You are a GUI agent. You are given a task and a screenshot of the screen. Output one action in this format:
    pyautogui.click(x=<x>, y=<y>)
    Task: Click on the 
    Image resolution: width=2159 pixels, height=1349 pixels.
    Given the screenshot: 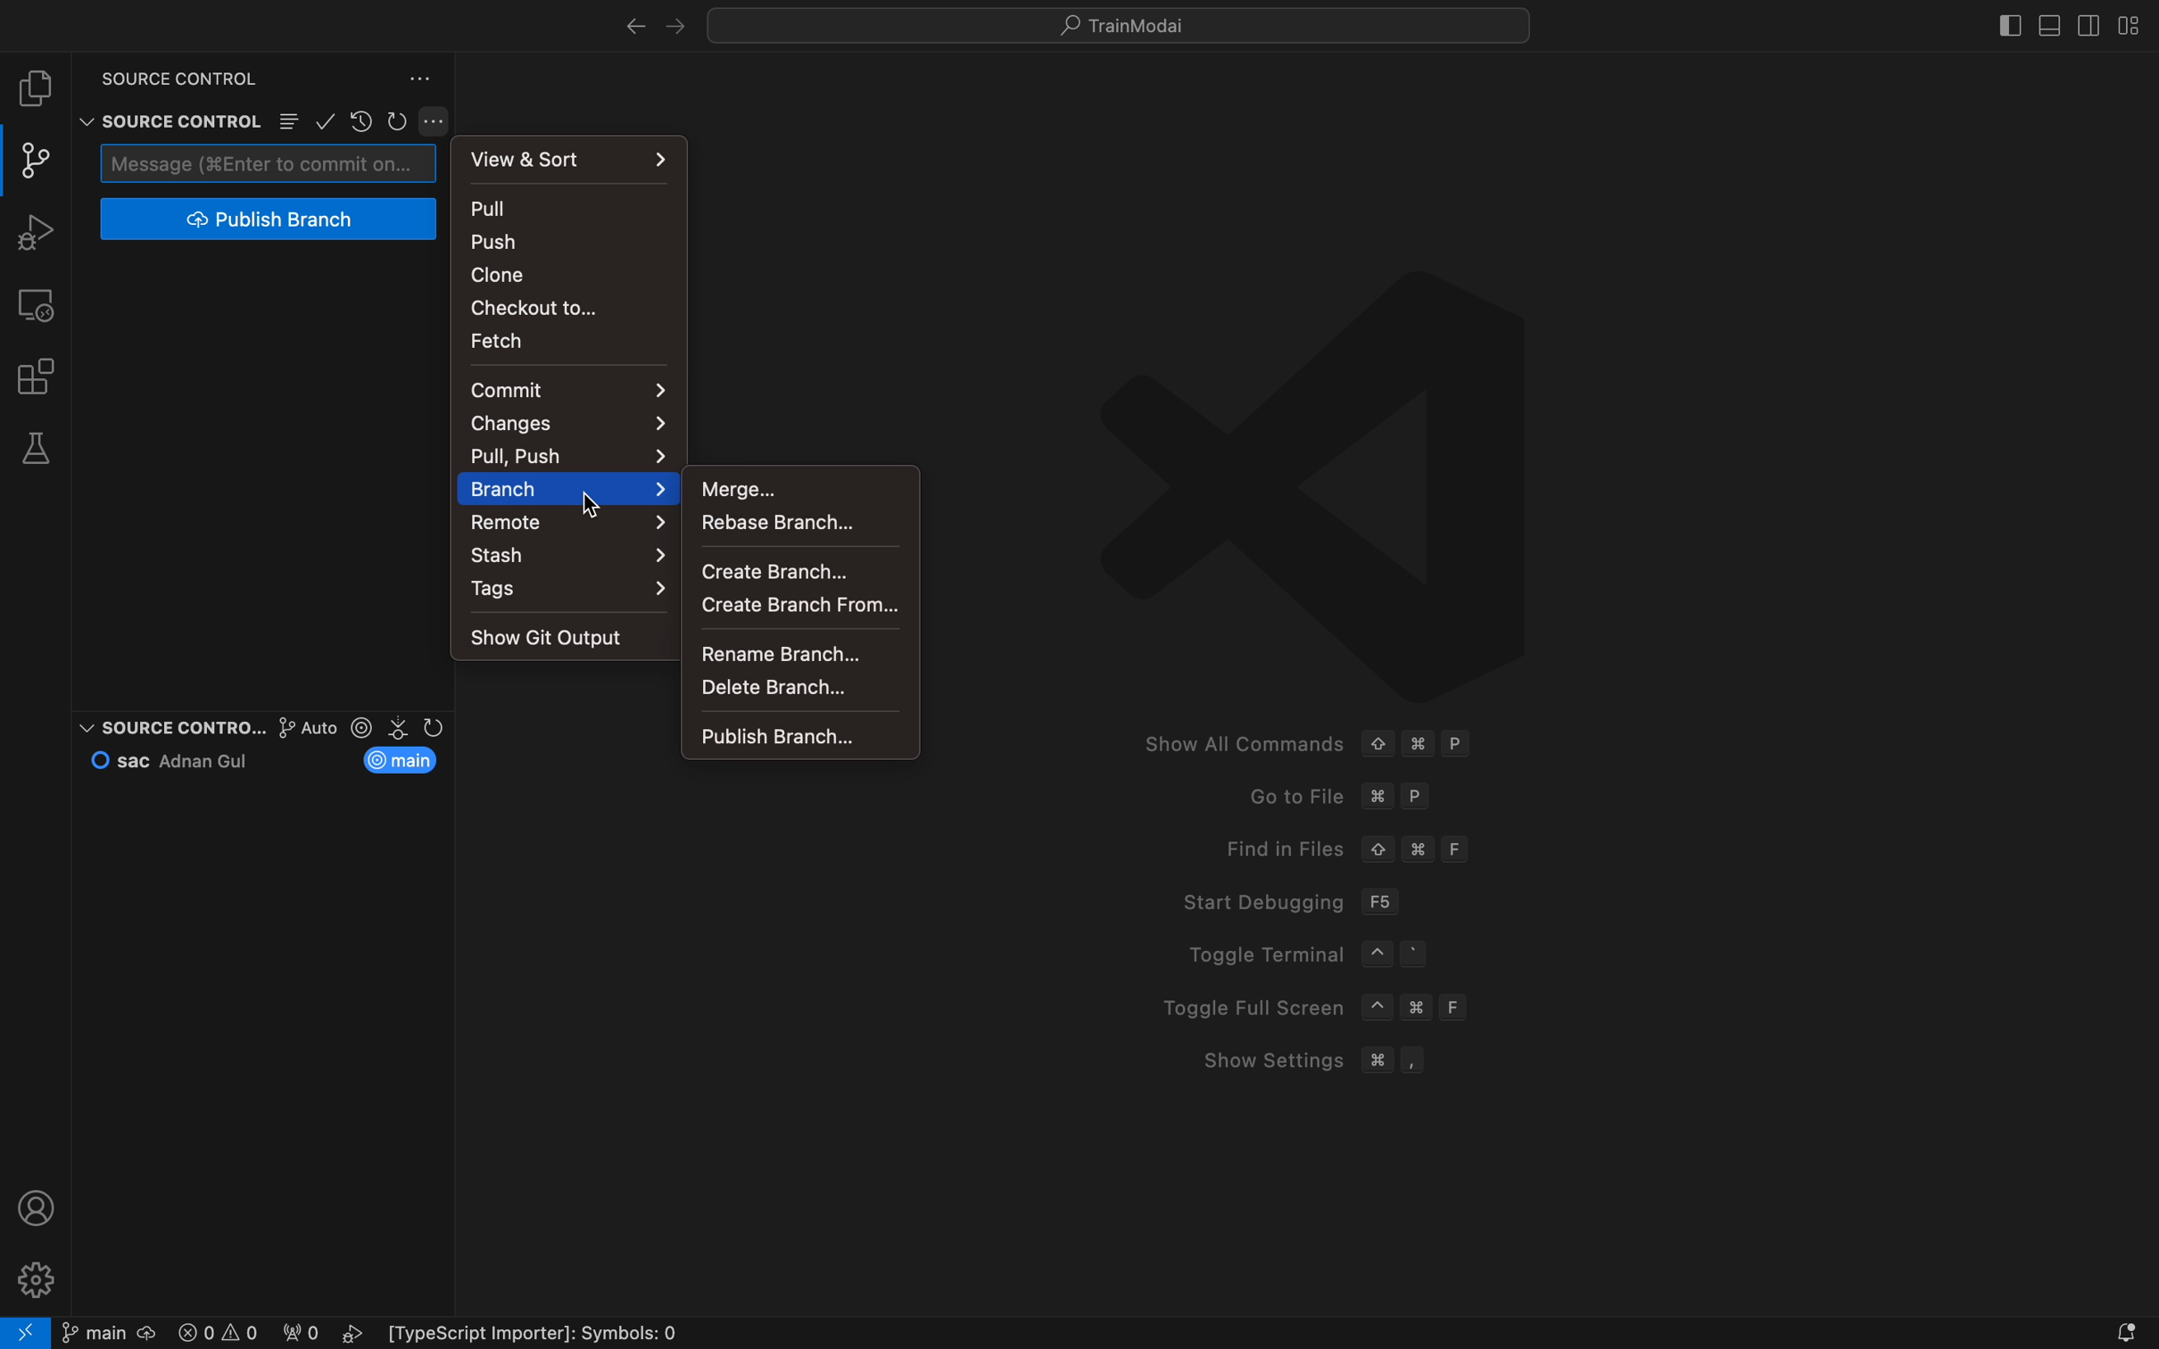 What is the action you would take?
    pyautogui.click(x=571, y=488)
    